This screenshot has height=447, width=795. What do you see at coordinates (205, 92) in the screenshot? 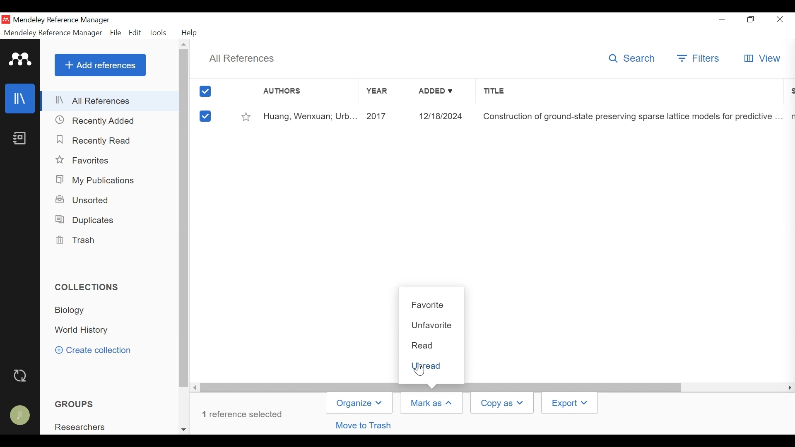
I see `(un)select all` at bounding box center [205, 92].